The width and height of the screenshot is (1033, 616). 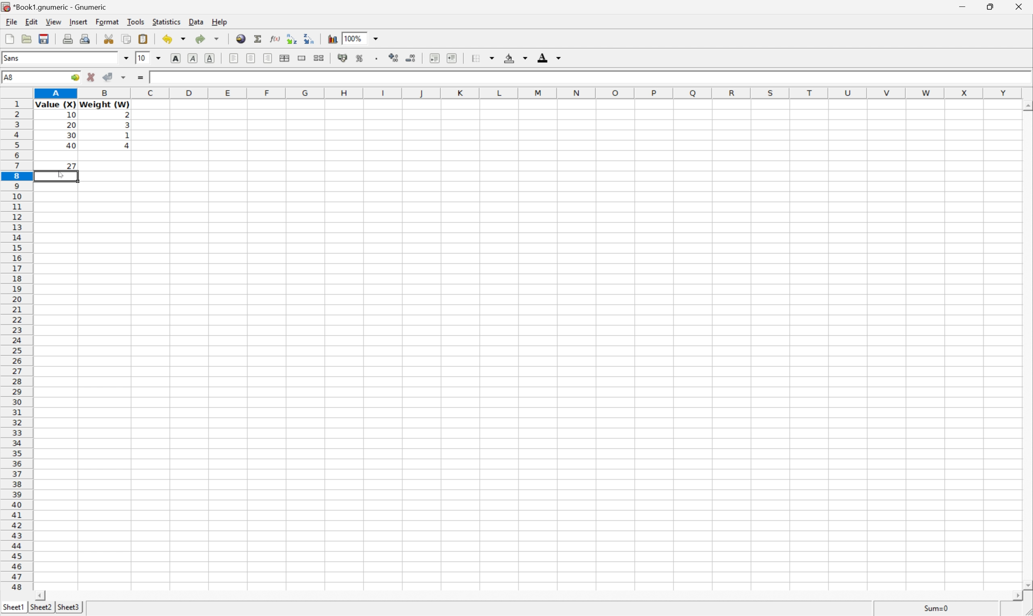 I want to click on Format selection as percentage, so click(x=361, y=59).